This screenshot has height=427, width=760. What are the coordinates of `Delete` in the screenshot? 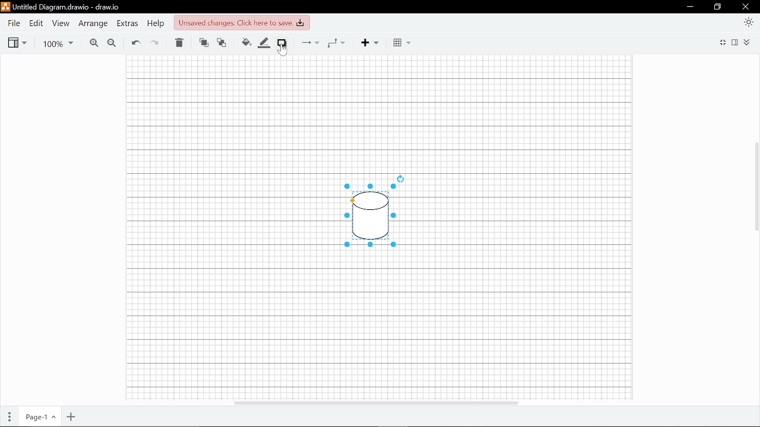 It's located at (179, 43).